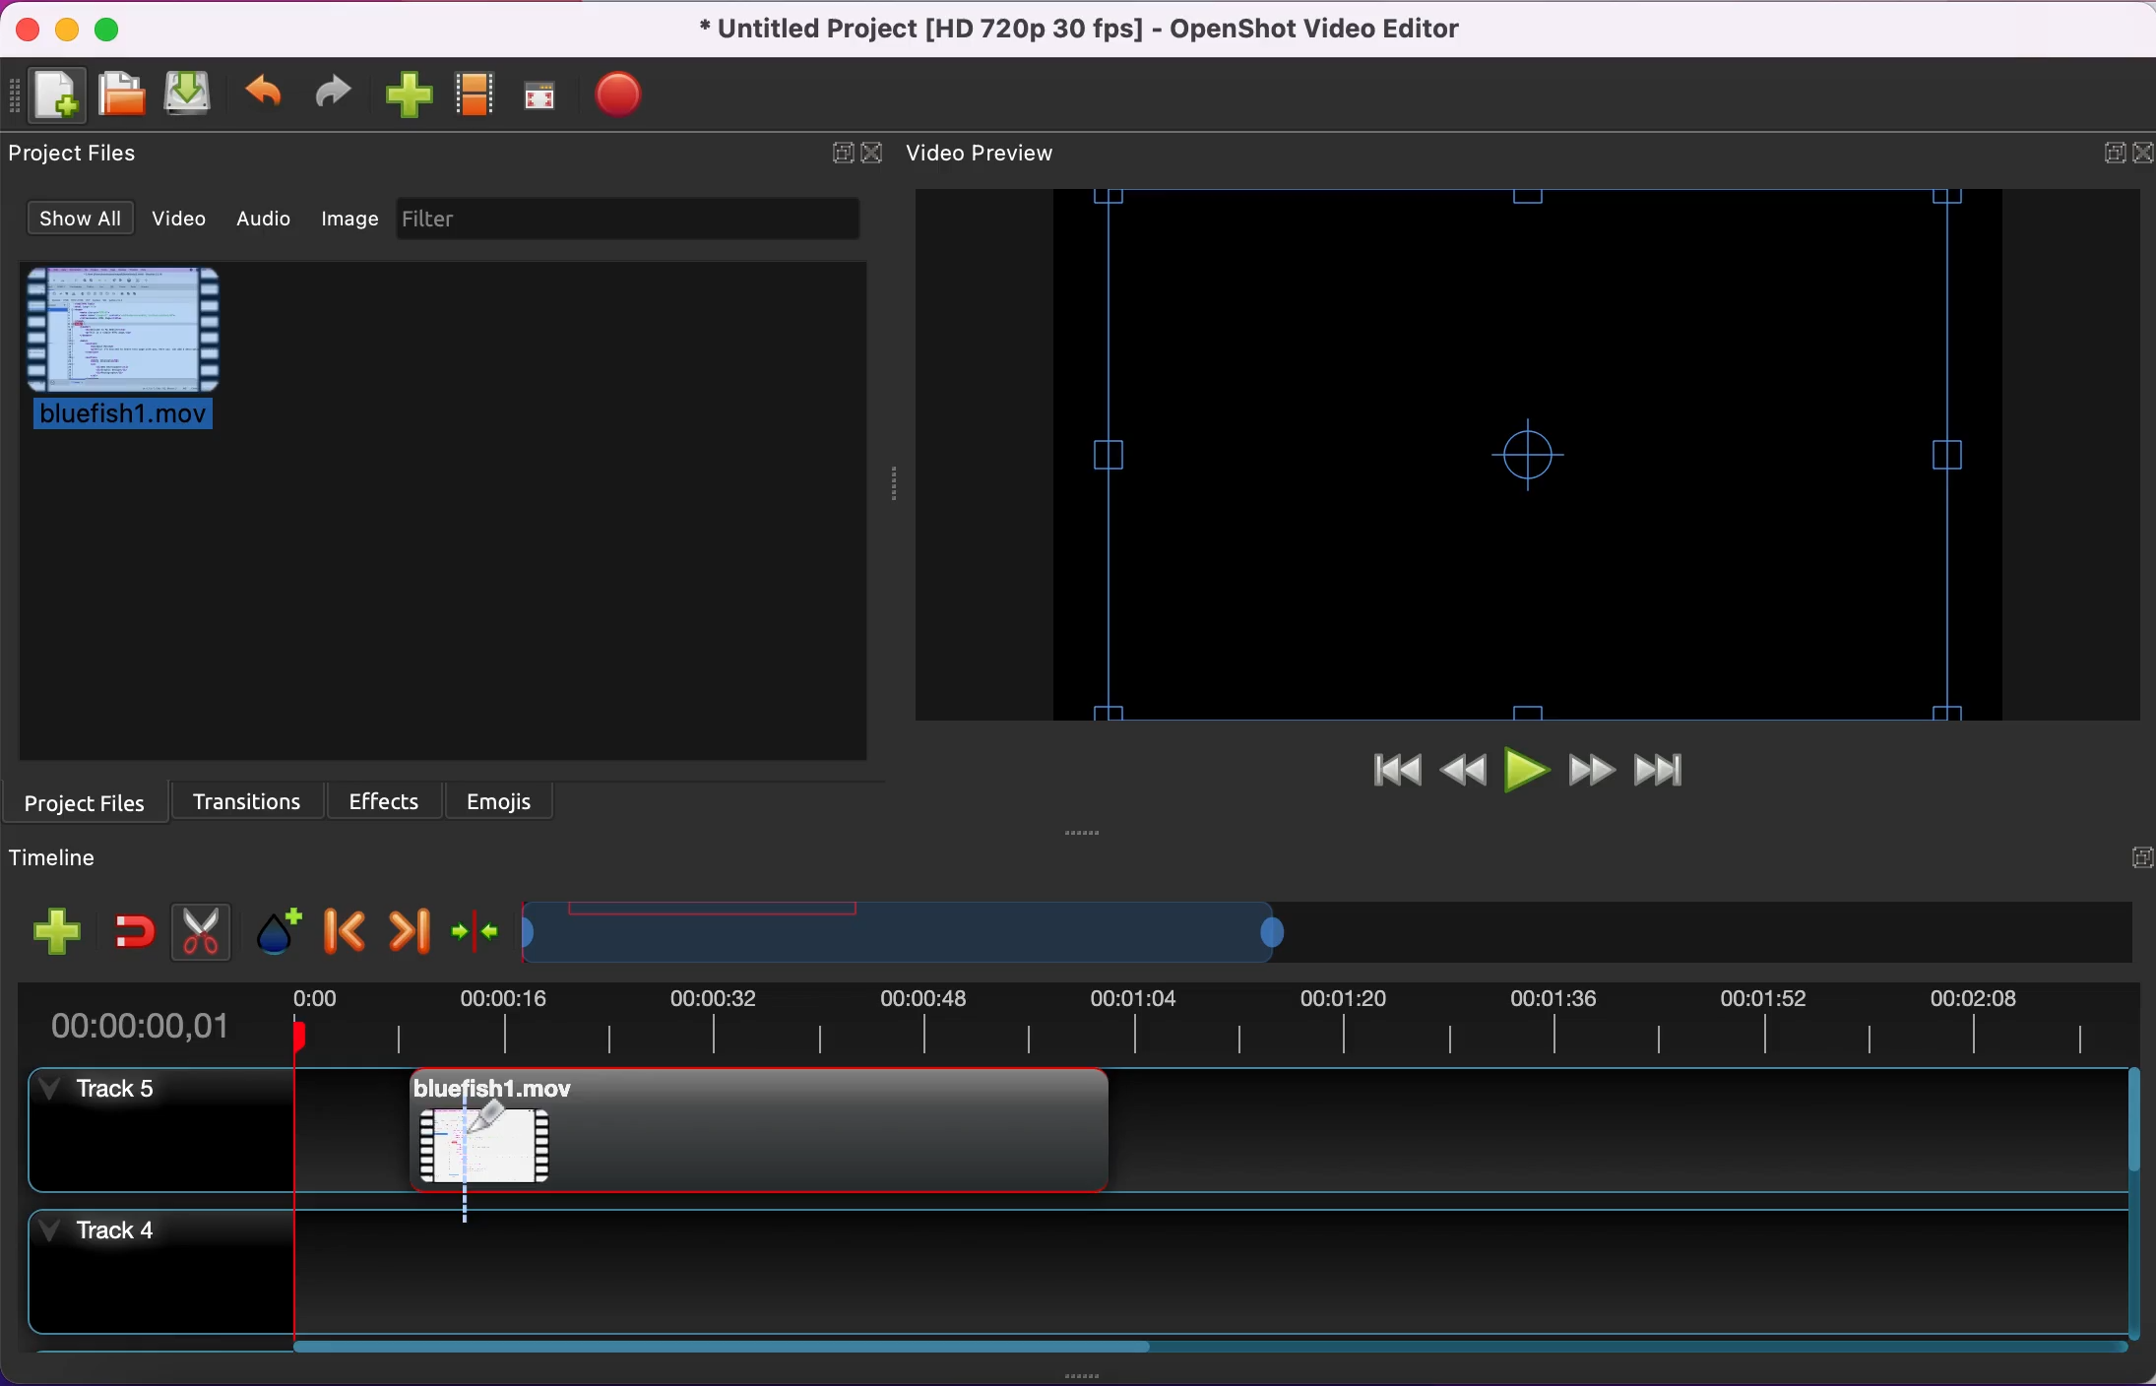  Describe the element at coordinates (388, 799) in the screenshot. I see `effects` at that location.